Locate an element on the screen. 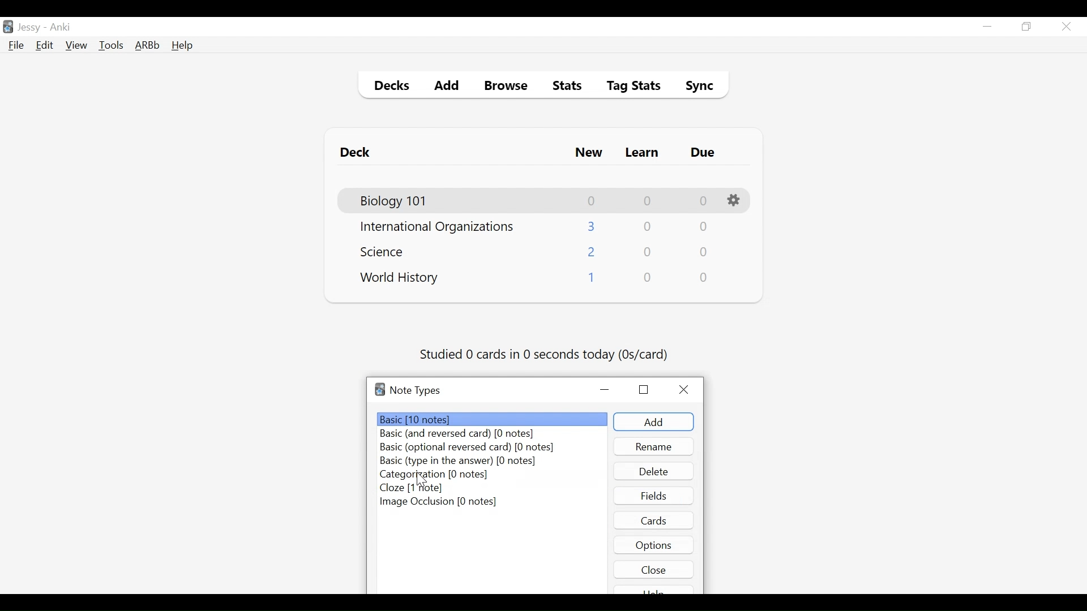 This screenshot has width=1087, height=611.  is located at coordinates (648, 278).